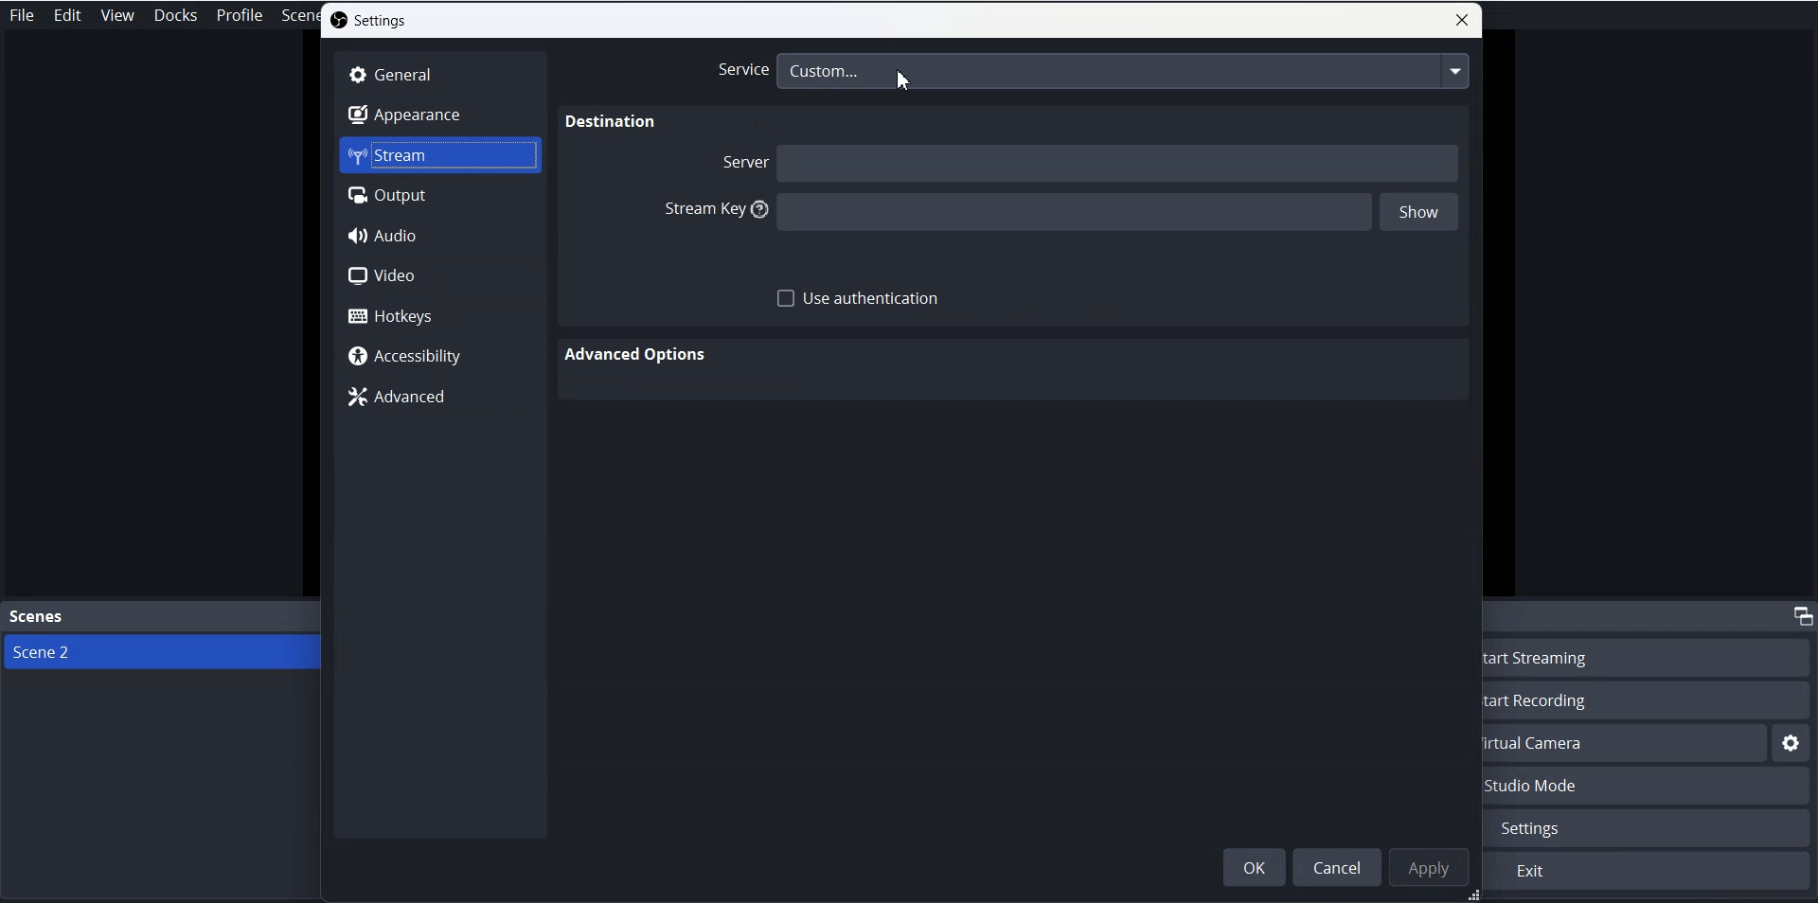 This screenshot has width=1818, height=903. I want to click on Accessibility, so click(440, 355).